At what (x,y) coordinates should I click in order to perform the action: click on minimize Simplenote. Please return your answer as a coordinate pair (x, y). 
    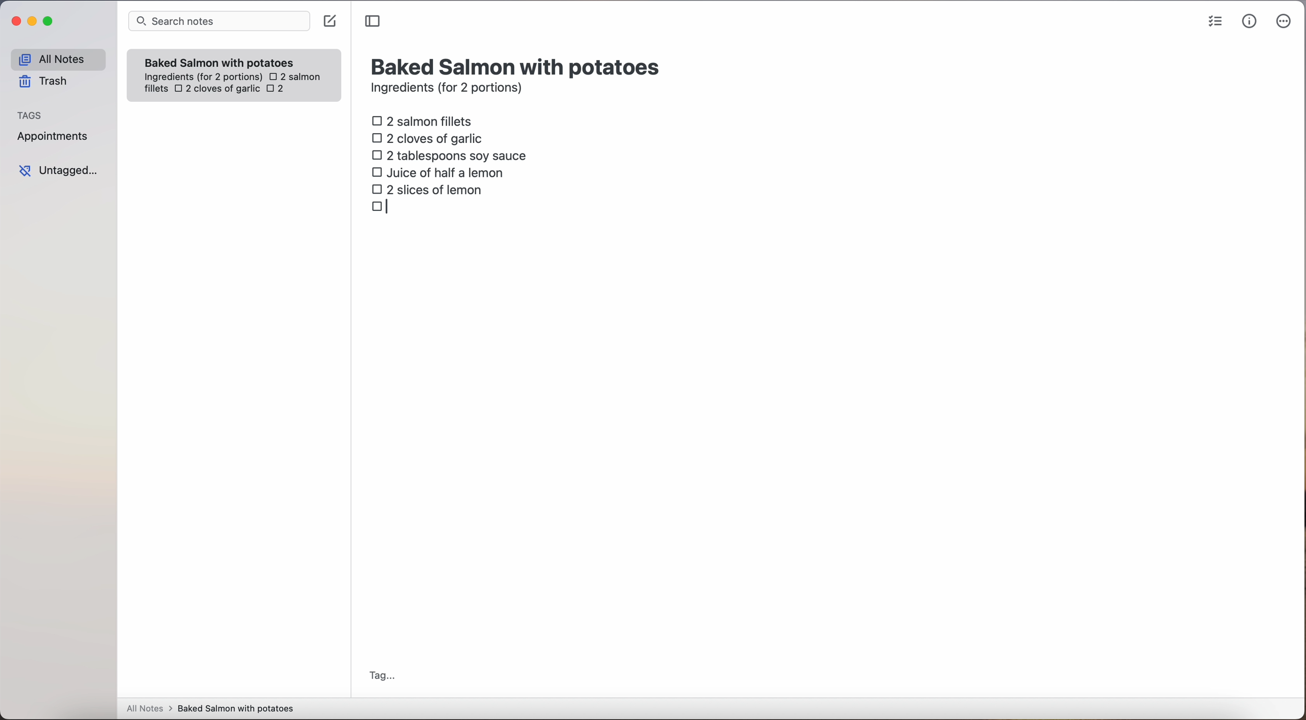
    Looking at the image, I should click on (32, 22).